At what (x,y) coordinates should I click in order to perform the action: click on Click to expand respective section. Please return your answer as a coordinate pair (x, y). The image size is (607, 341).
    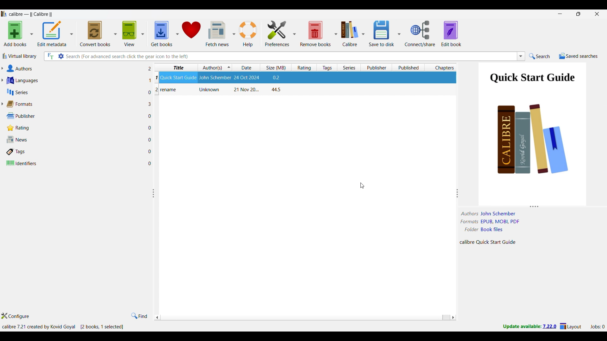
    Looking at the image, I should click on (2, 87).